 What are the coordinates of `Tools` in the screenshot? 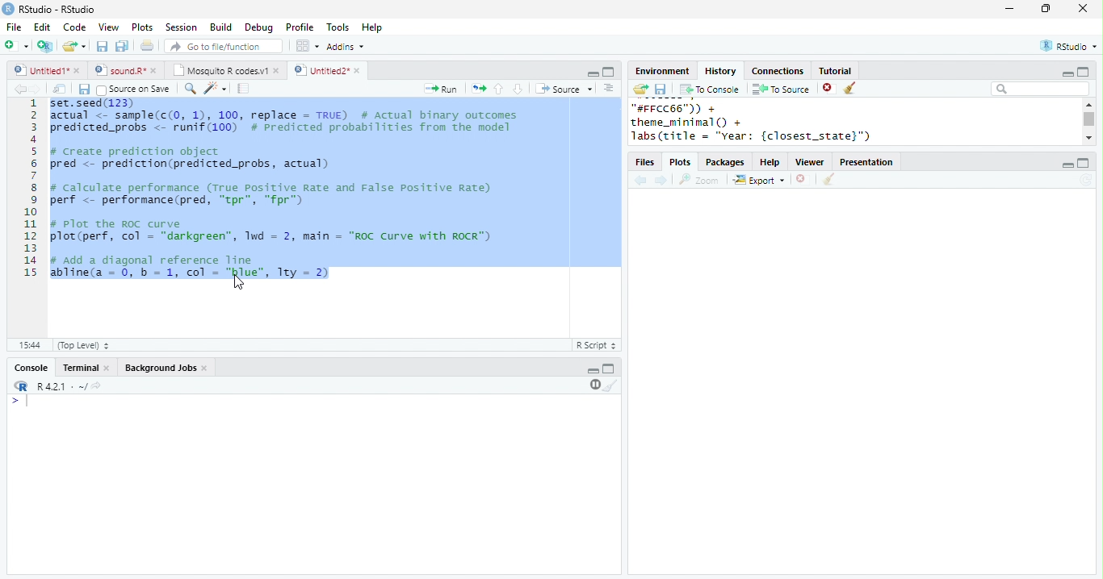 It's located at (338, 27).